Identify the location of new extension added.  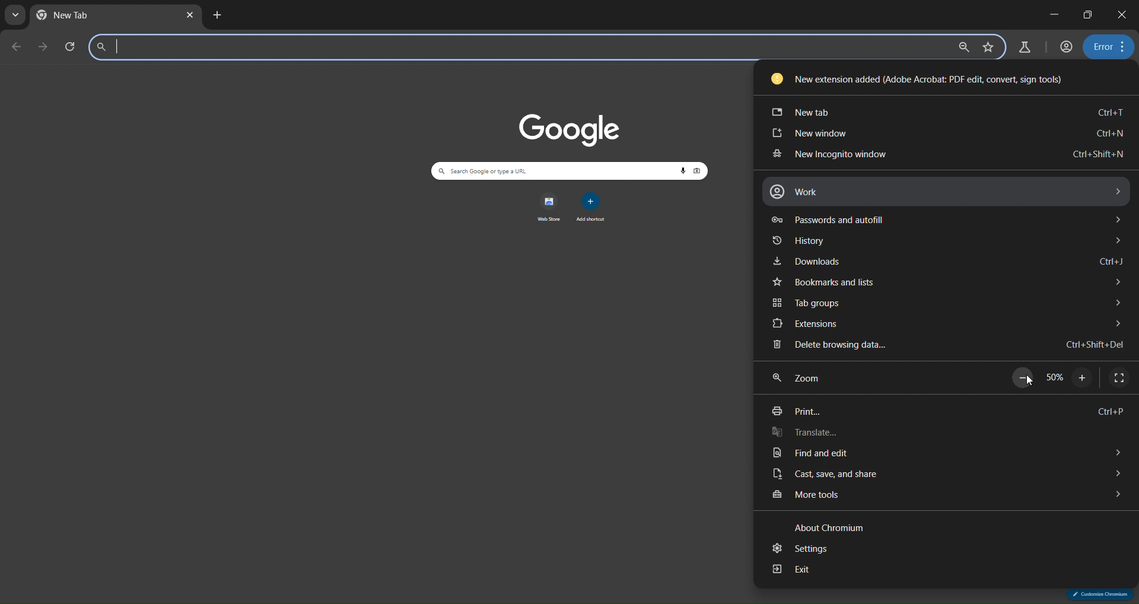
(931, 78).